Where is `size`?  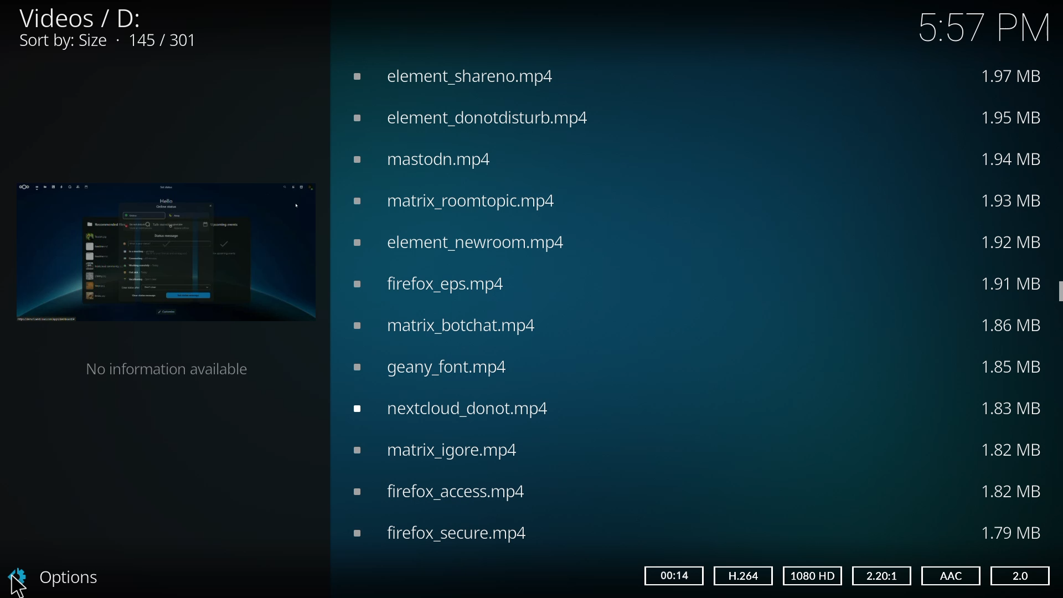
size is located at coordinates (1014, 283).